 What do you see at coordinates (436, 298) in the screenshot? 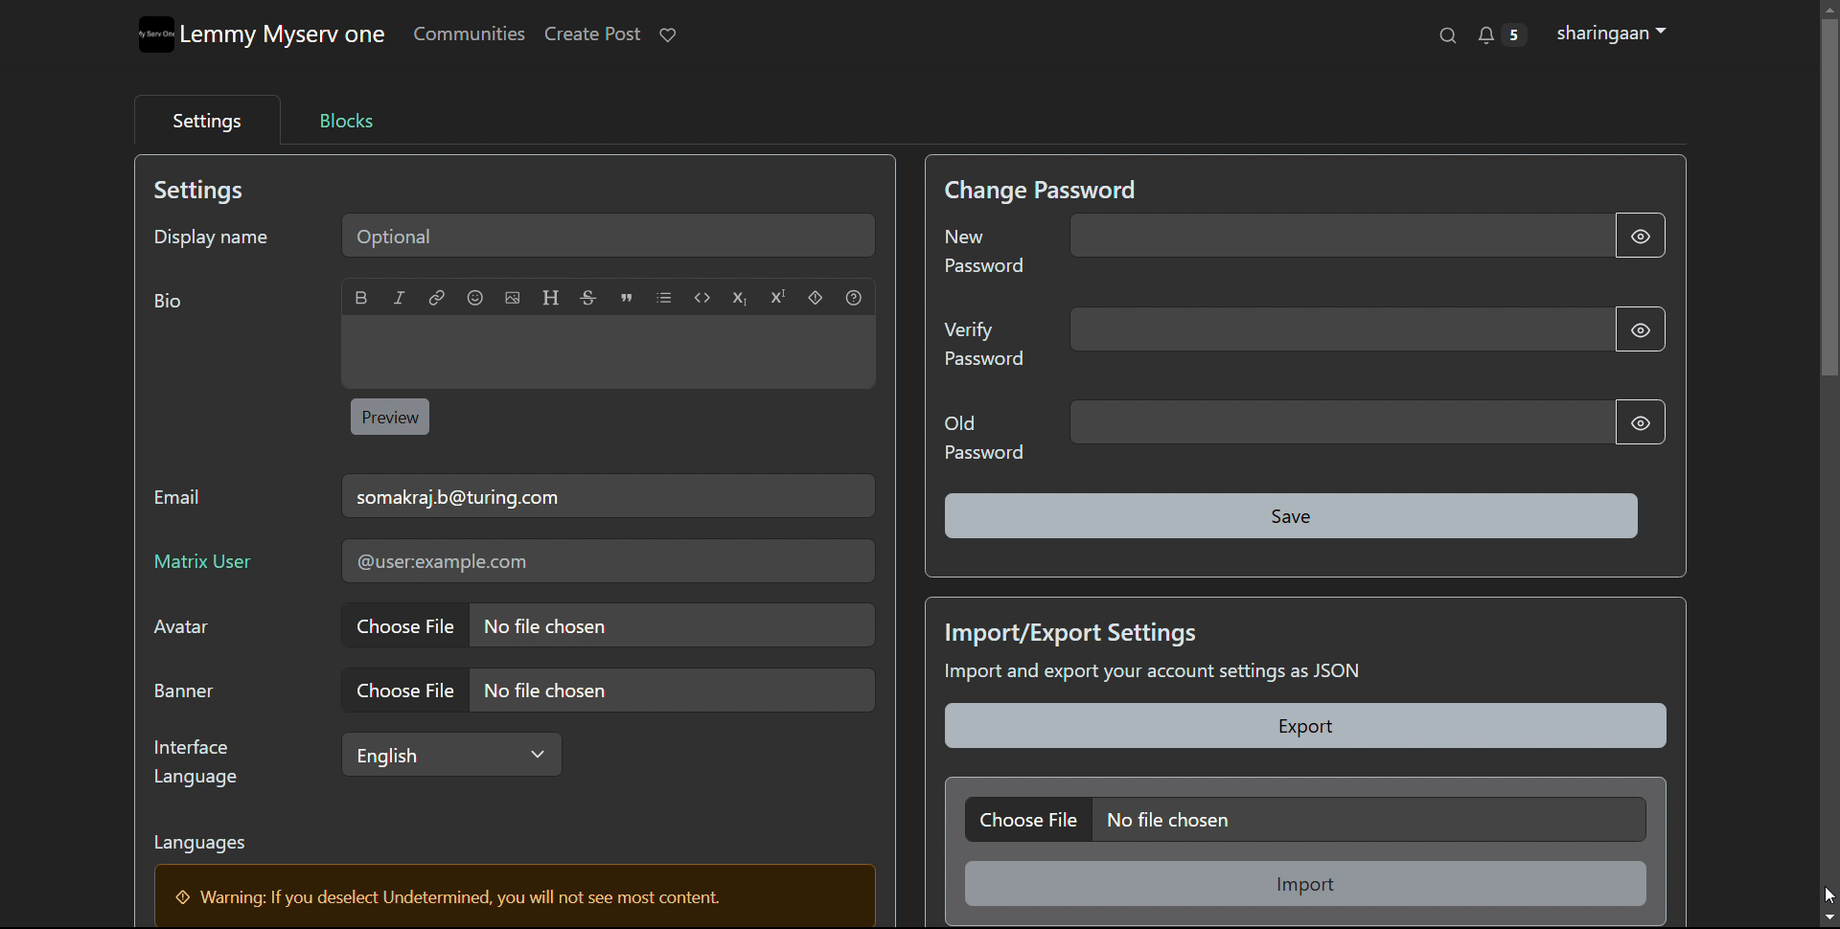
I see `link` at bounding box center [436, 298].